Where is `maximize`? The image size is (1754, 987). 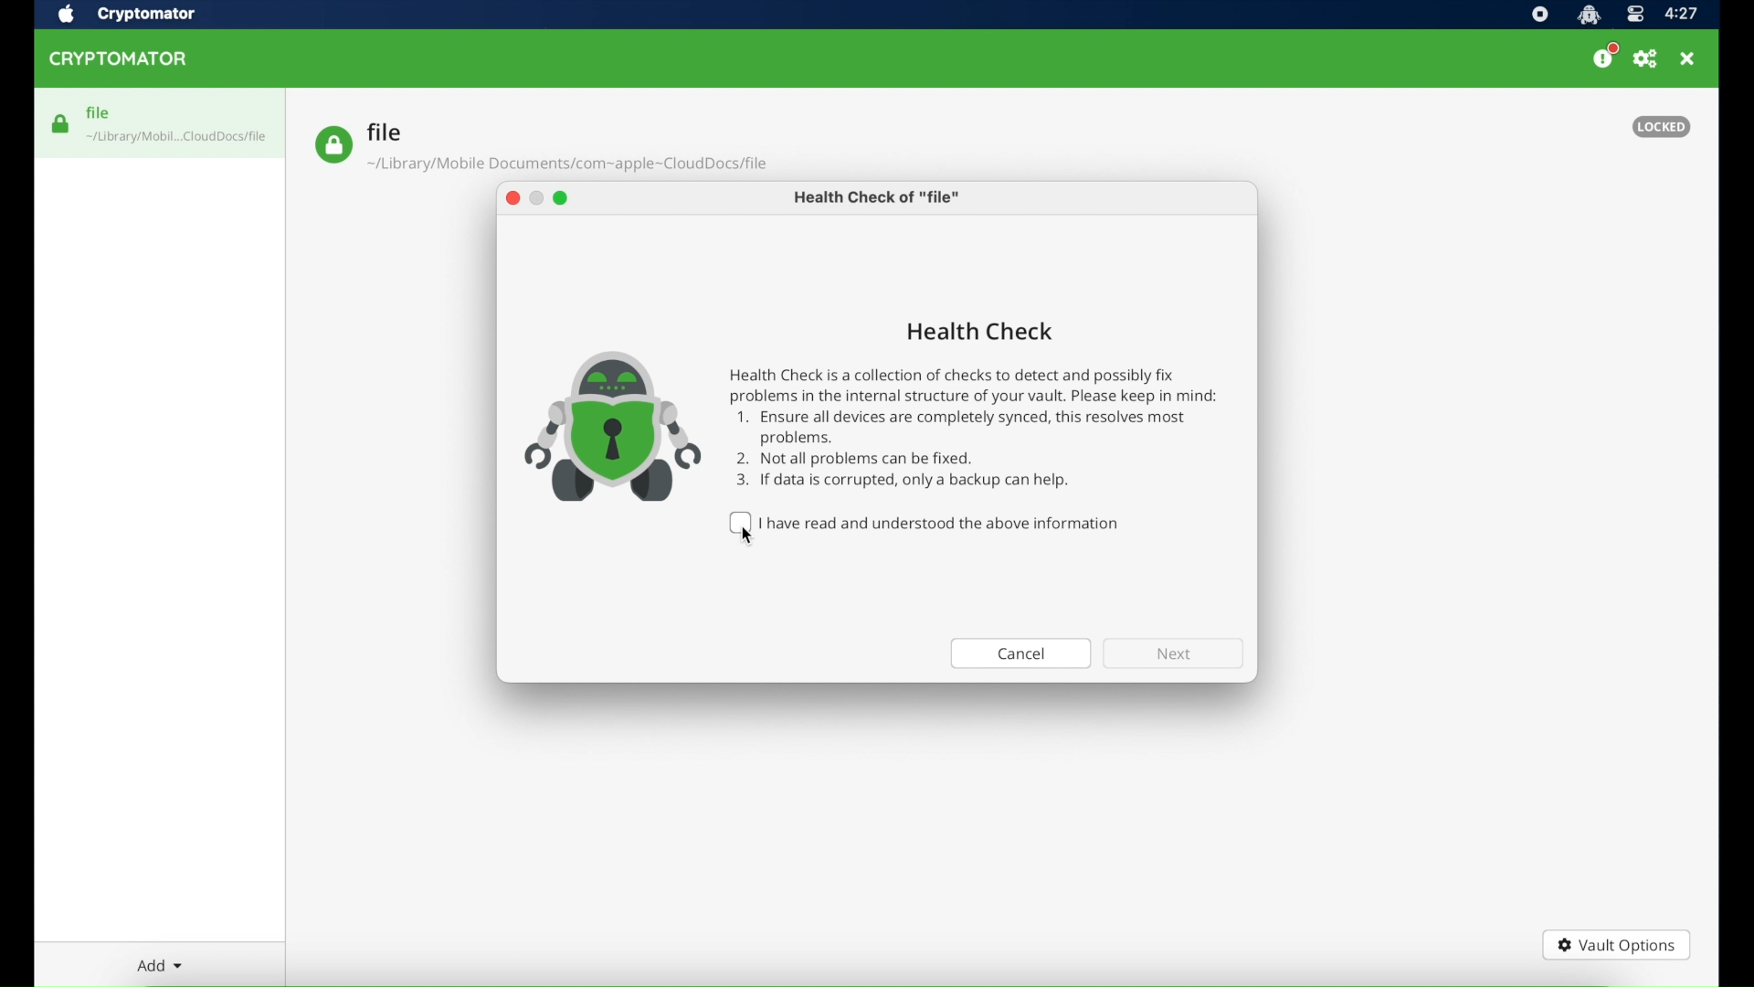 maximize is located at coordinates (561, 196).